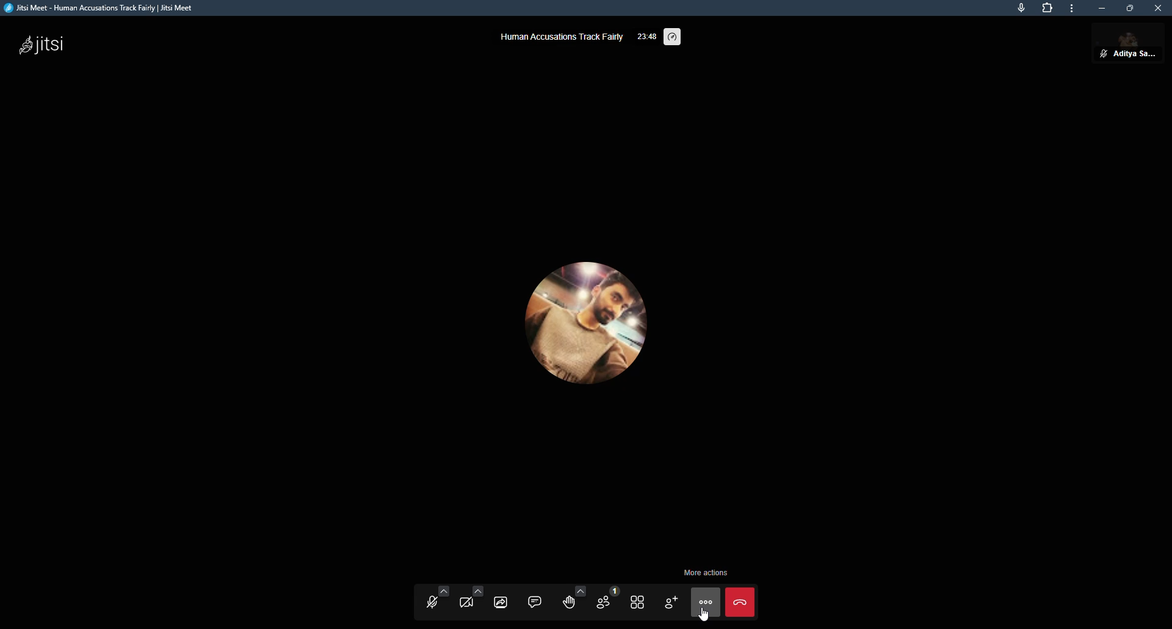 The width and height of the screenshot is (1172, 629). Describe the element at coordinates (502, 600) in the screenshot. I see `share screen` at that location.